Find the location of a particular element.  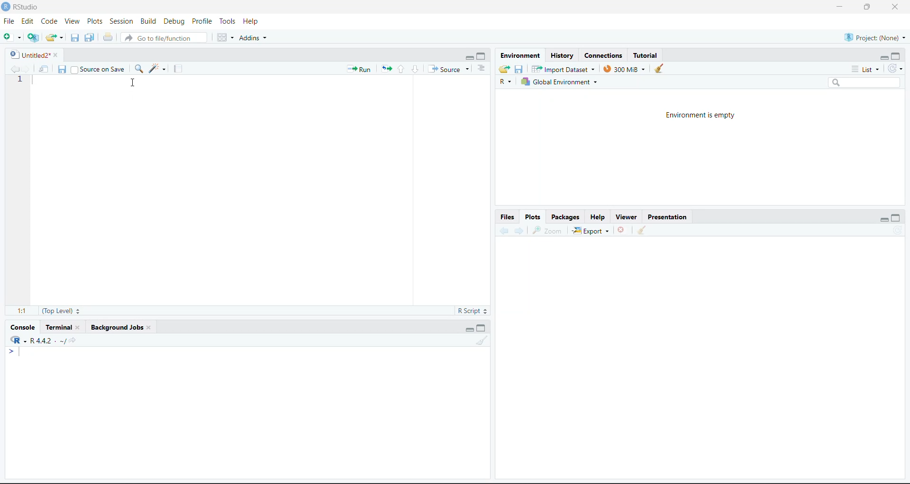

hide console is located at coordinates (898, 218).